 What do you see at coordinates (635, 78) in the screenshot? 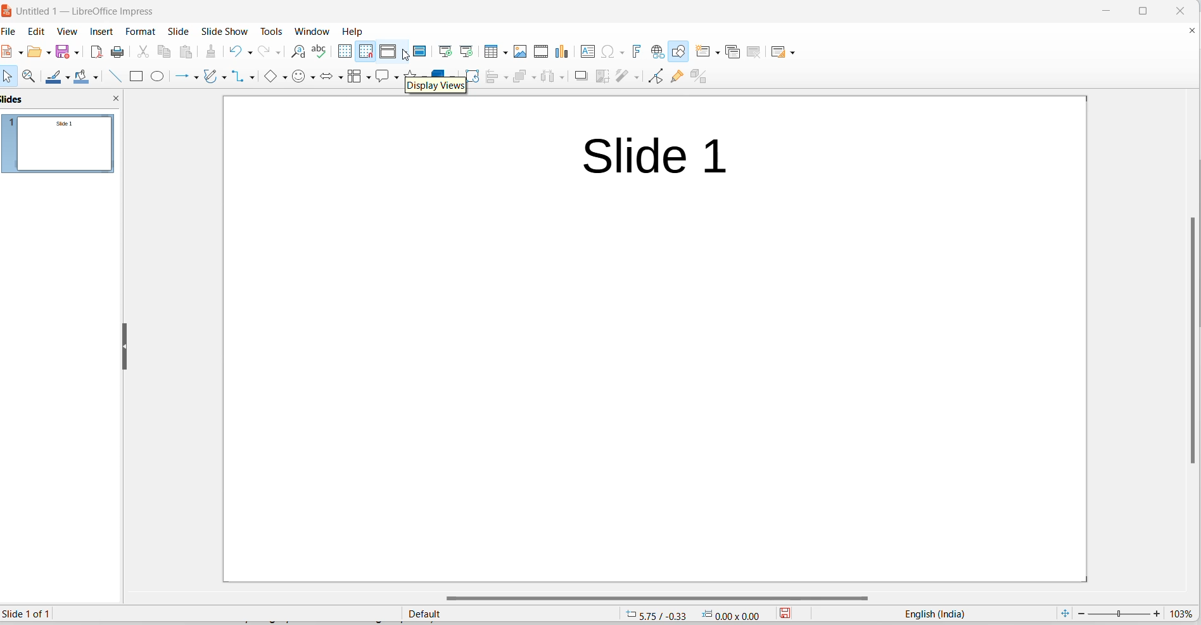
I see `filters options` at bounding box center [635, 78].